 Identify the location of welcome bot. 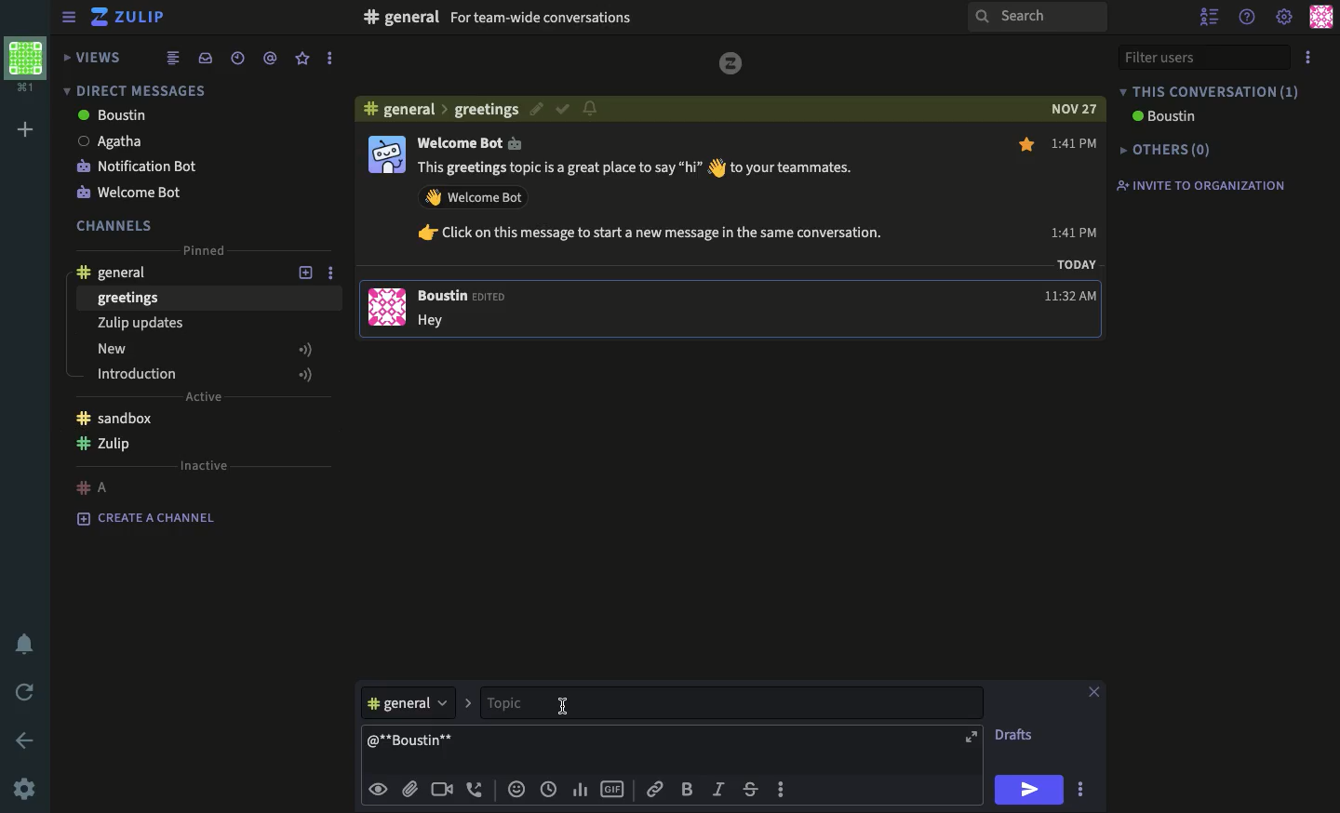
(132, 194).